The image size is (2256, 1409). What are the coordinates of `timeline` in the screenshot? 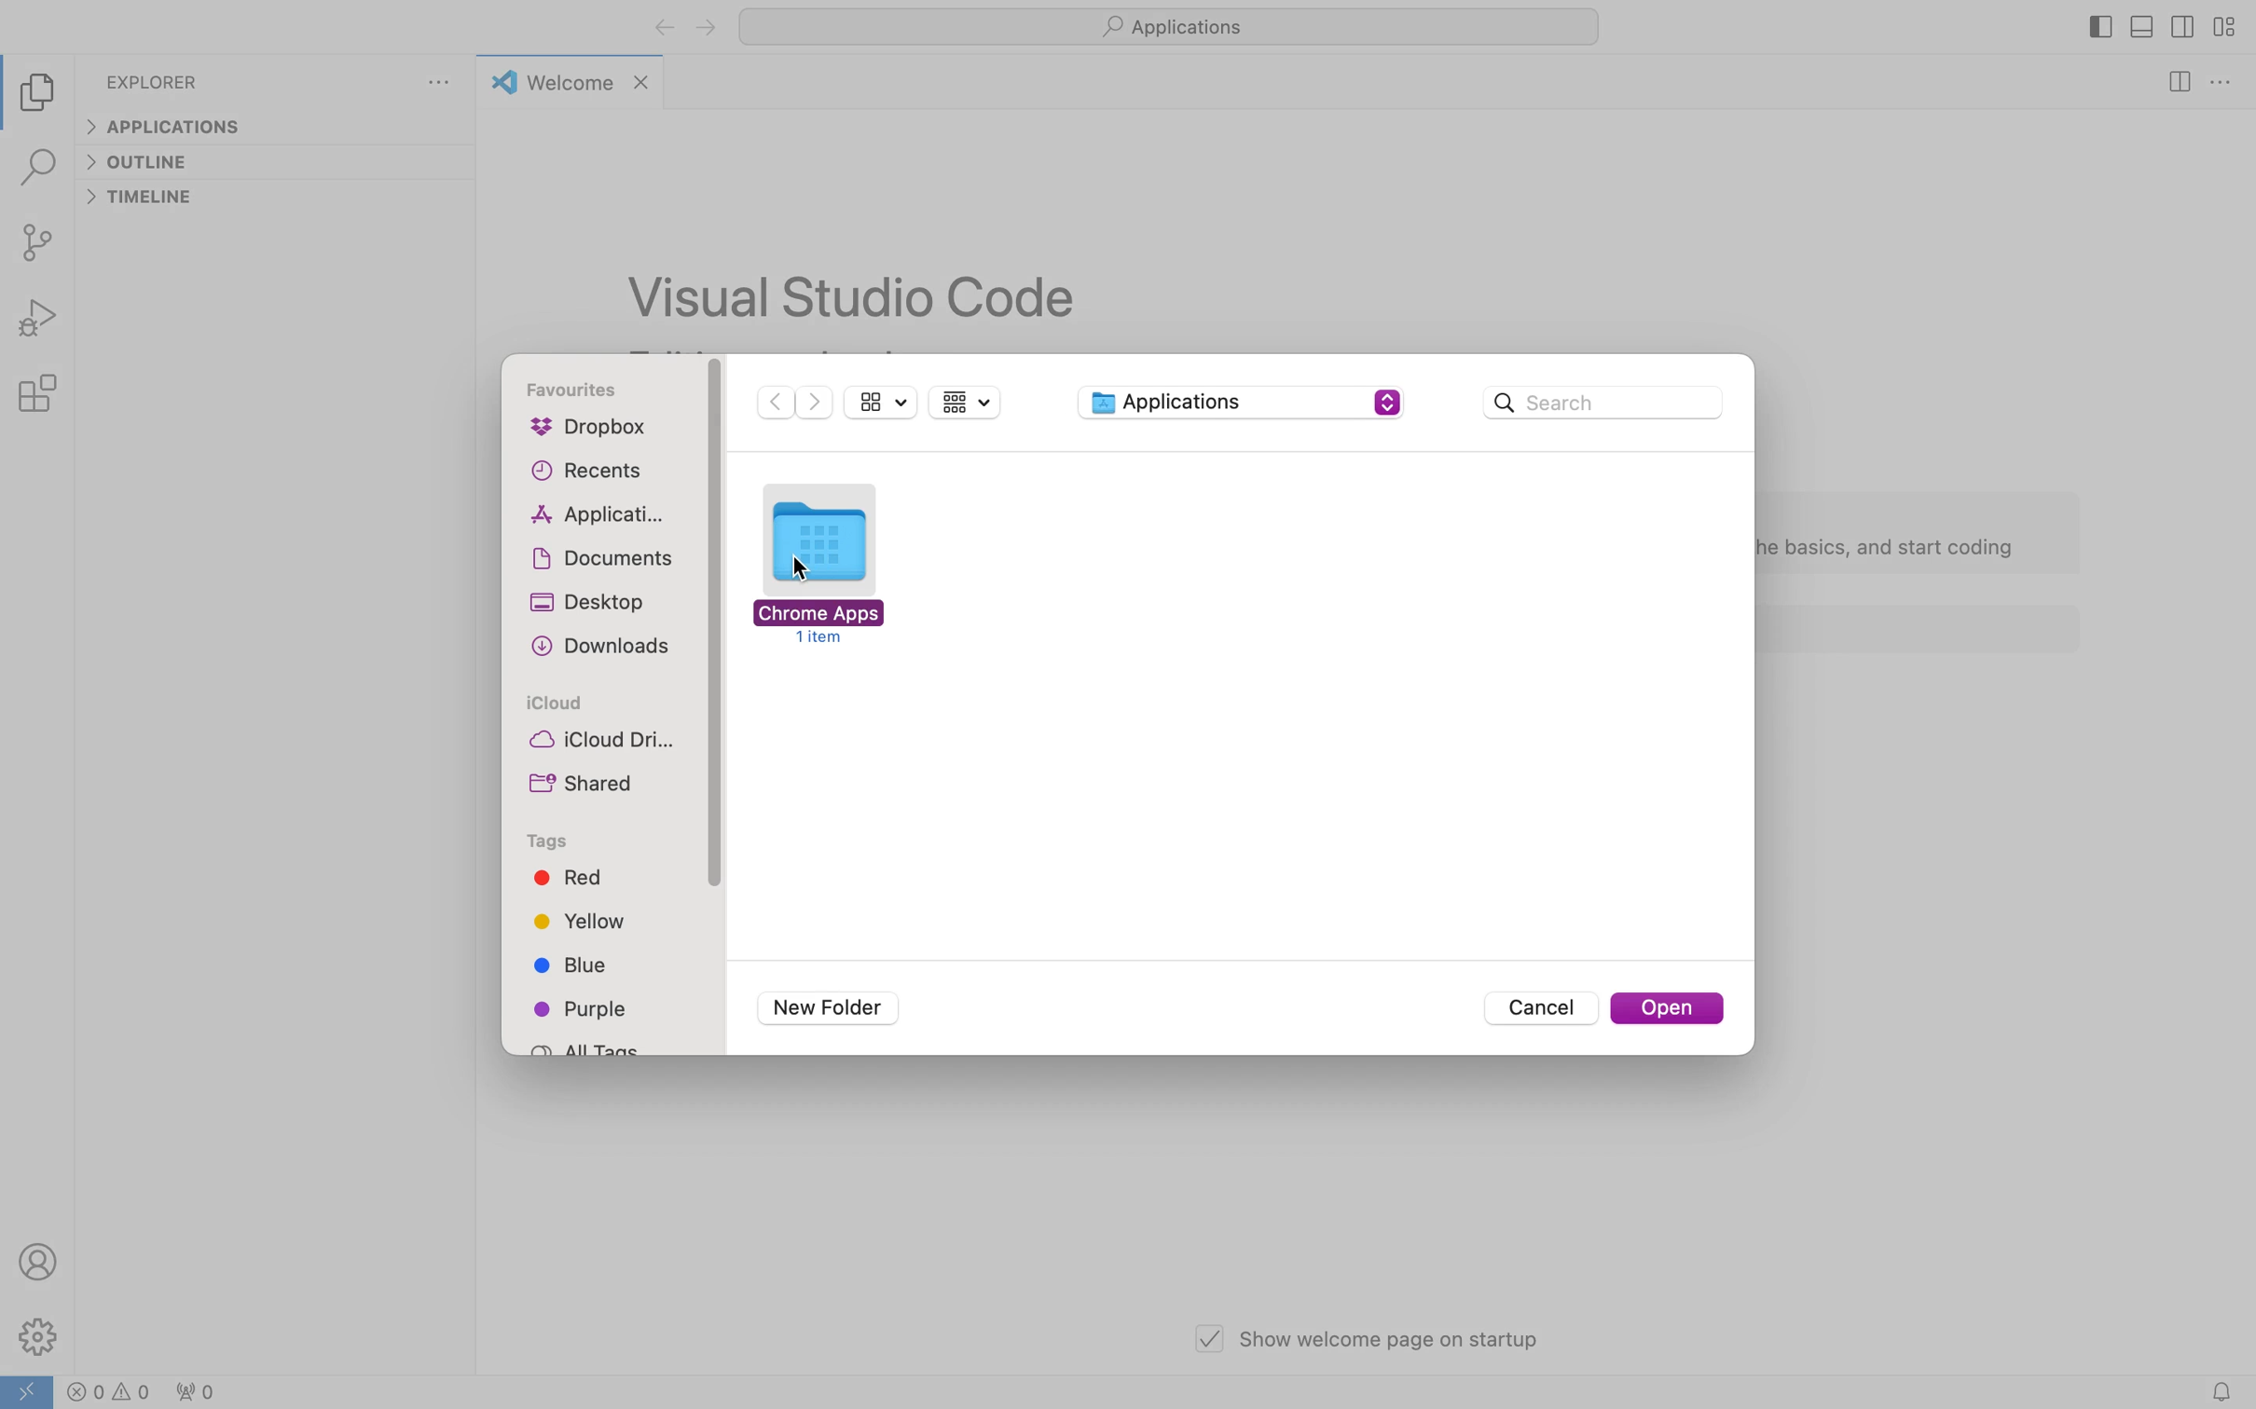 It's located at (145, 201).